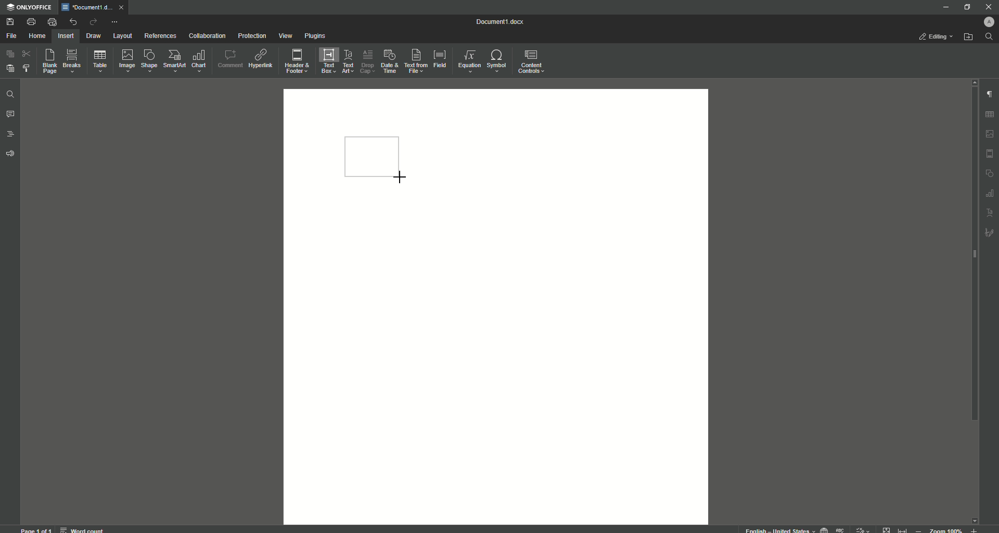  What do you see at coordinates (990, 234) in the screenshot?
I see `signature` at bounding box center [990, 234].